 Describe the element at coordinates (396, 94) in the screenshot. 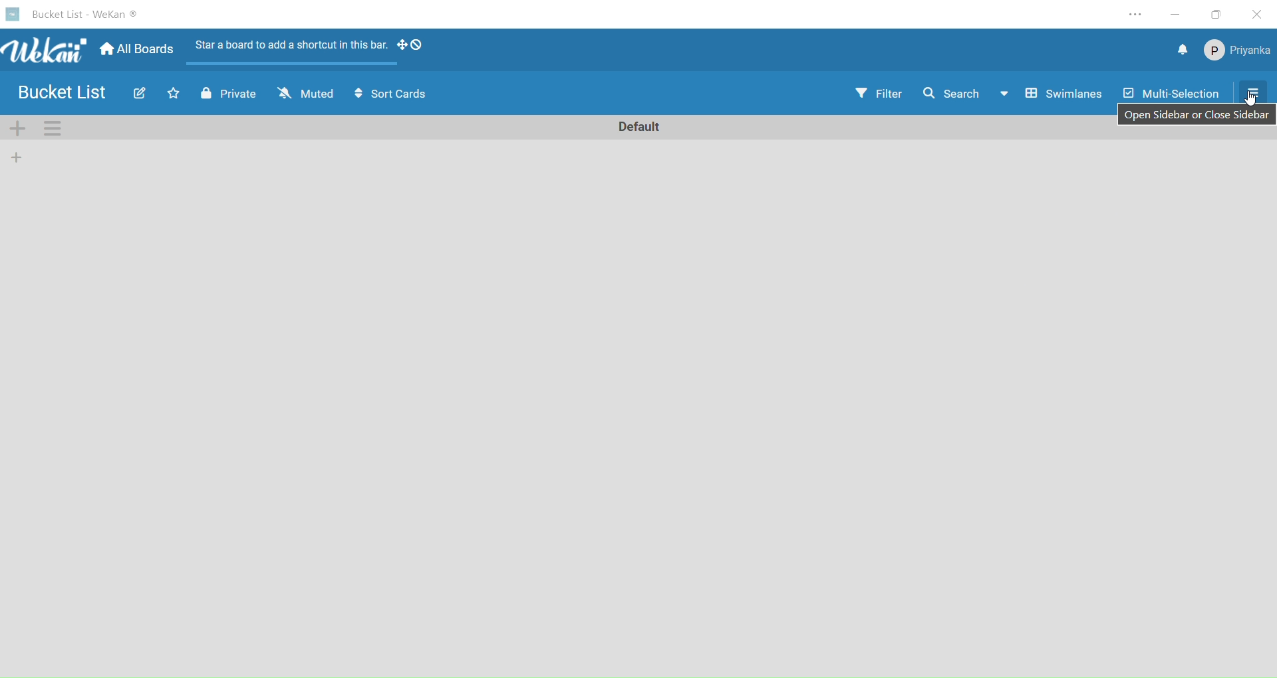

I see `sort cards` at that location.